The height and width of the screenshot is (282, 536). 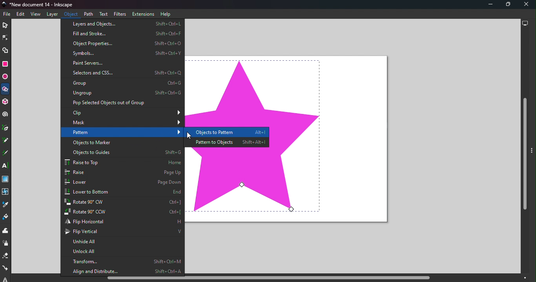 What do you see at coordinates (6, 166) in the screenshot?
I see `Text tool` at bounding box center [6, 166].